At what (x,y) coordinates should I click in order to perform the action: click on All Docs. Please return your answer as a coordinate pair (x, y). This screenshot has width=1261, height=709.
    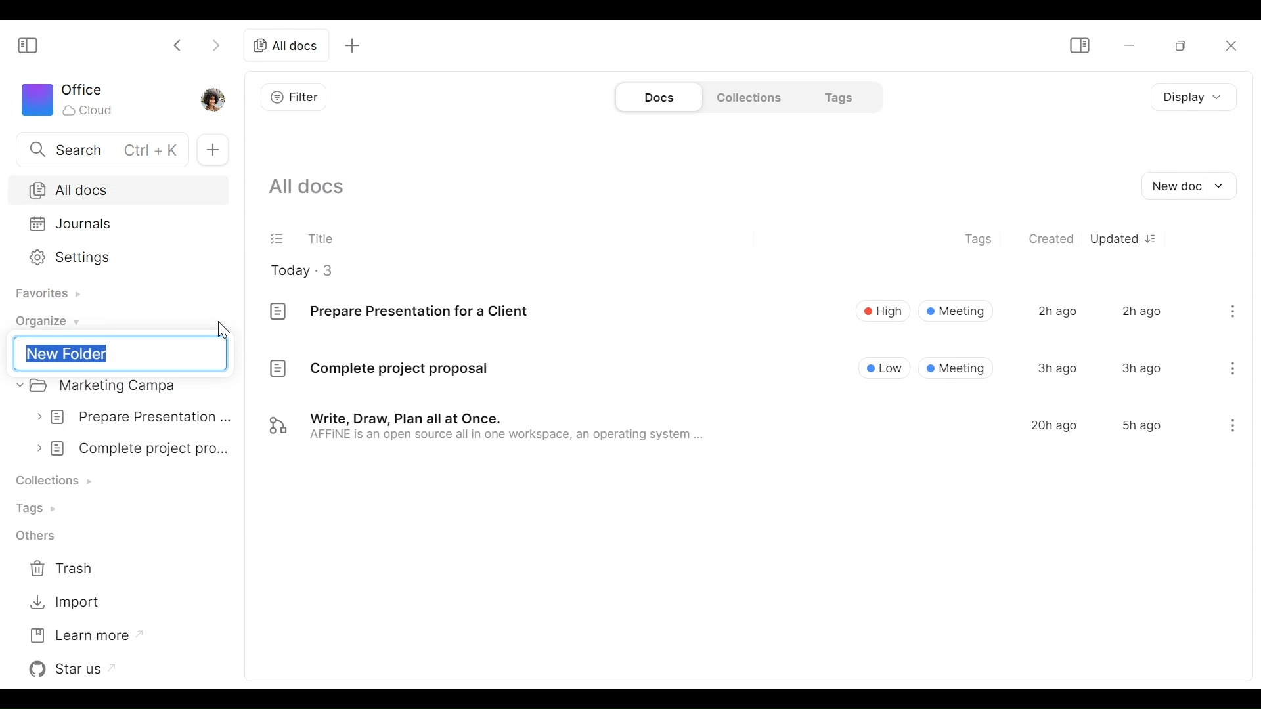
    Looking at the image, I should click on (116, 190).